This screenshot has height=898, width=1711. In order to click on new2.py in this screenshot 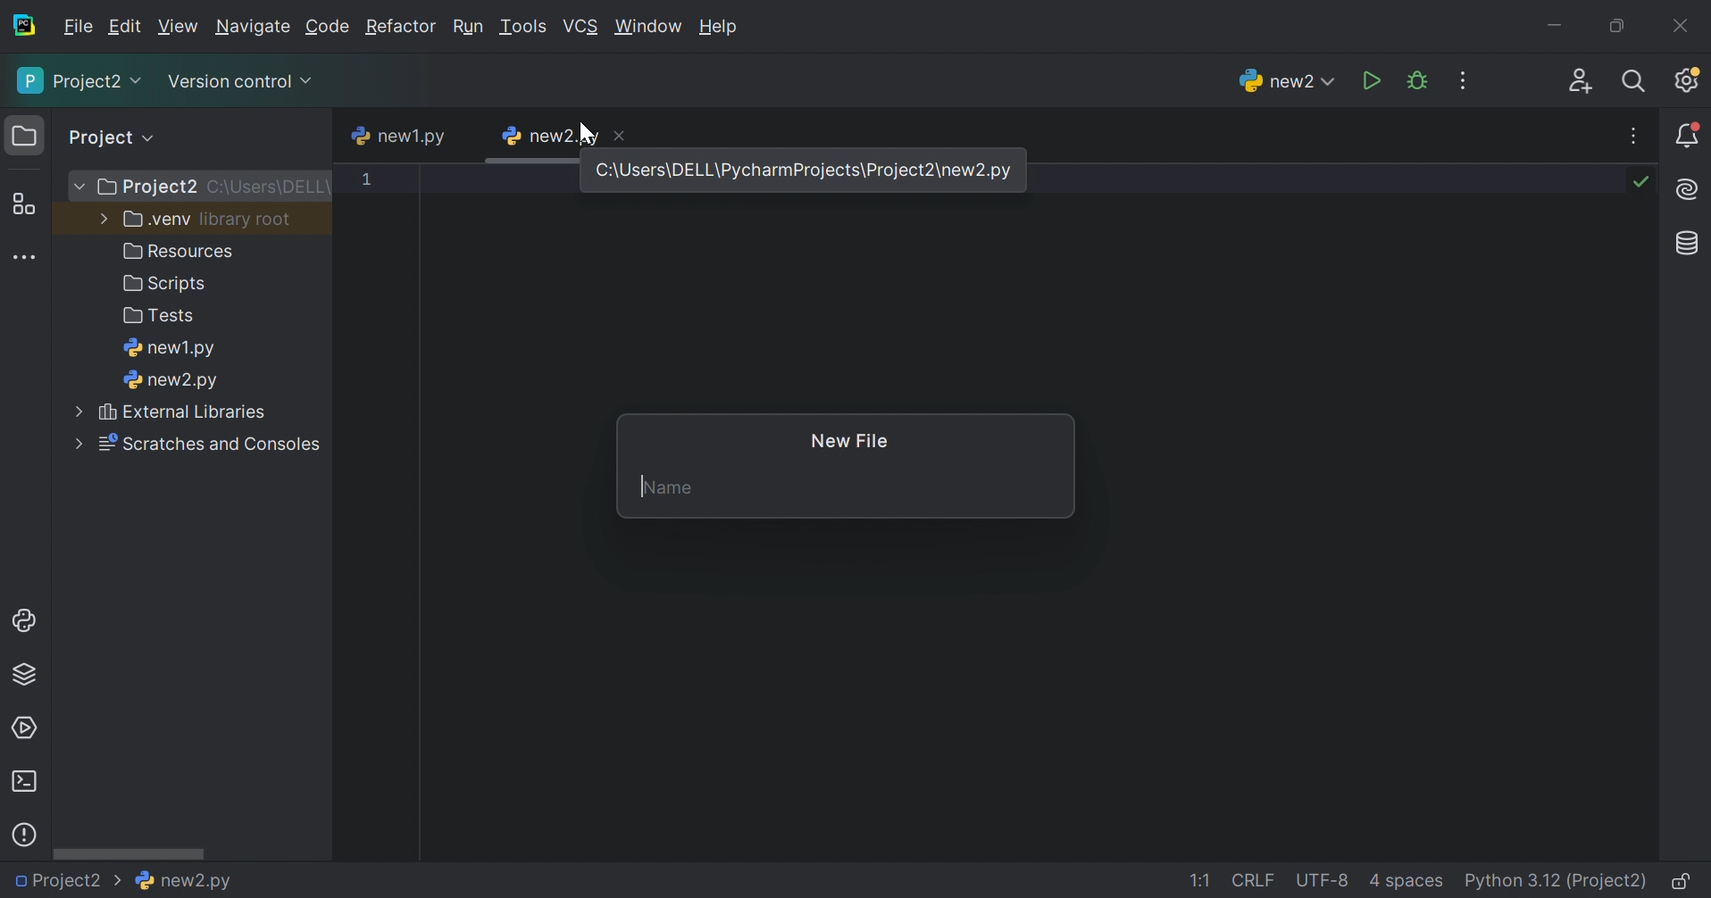, I will do `click(547, 136)`.